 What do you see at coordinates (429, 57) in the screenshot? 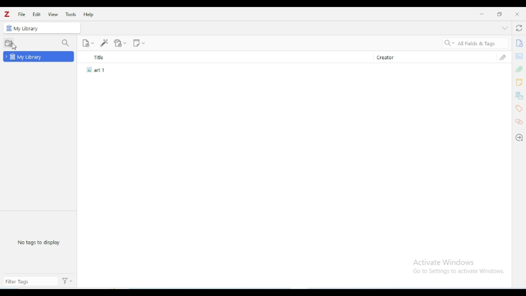
I see `creator` at bounding box center [429, 57].